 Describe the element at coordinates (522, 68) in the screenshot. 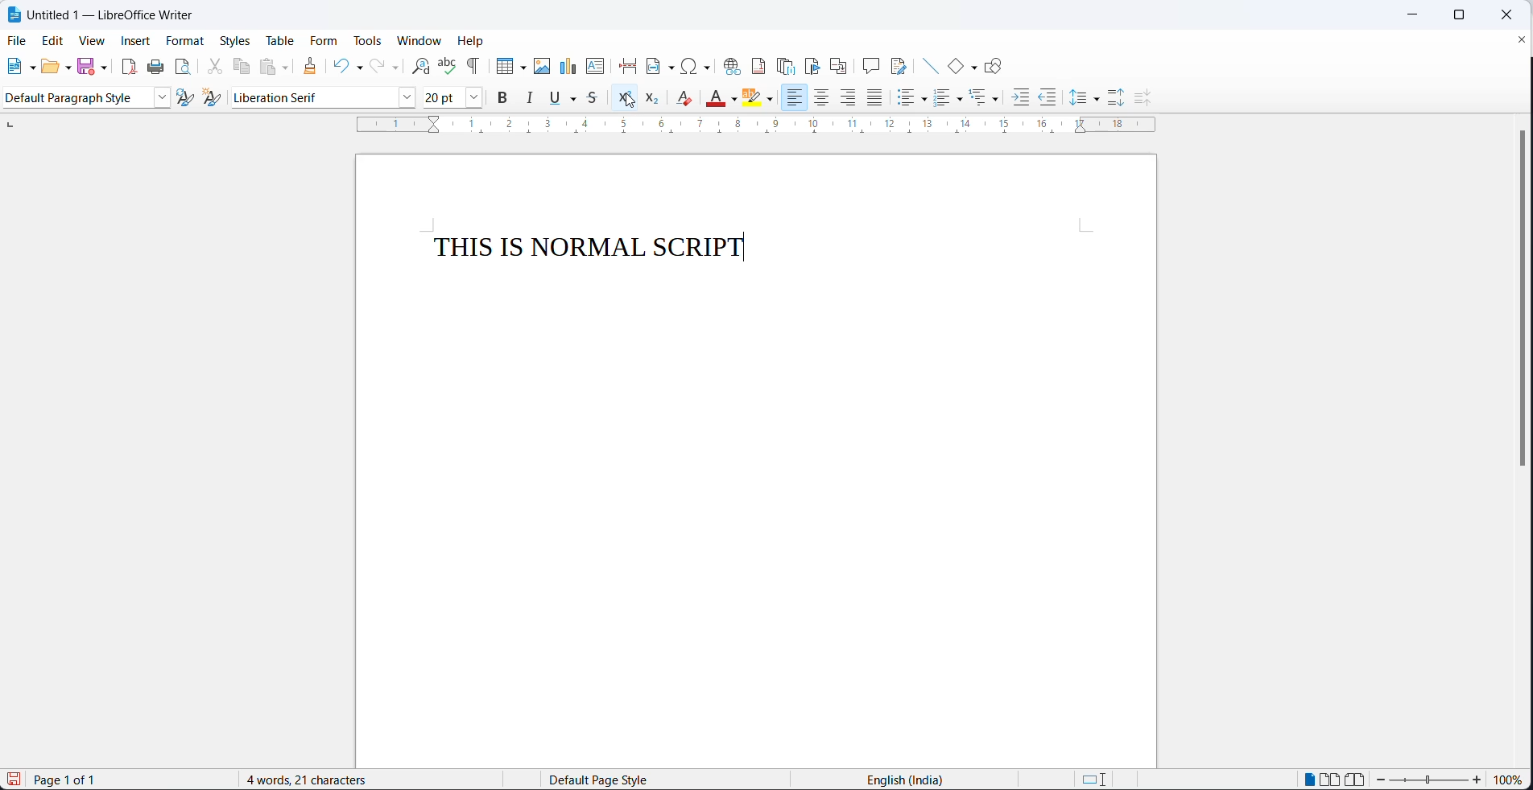

I see `table grid` at that location.